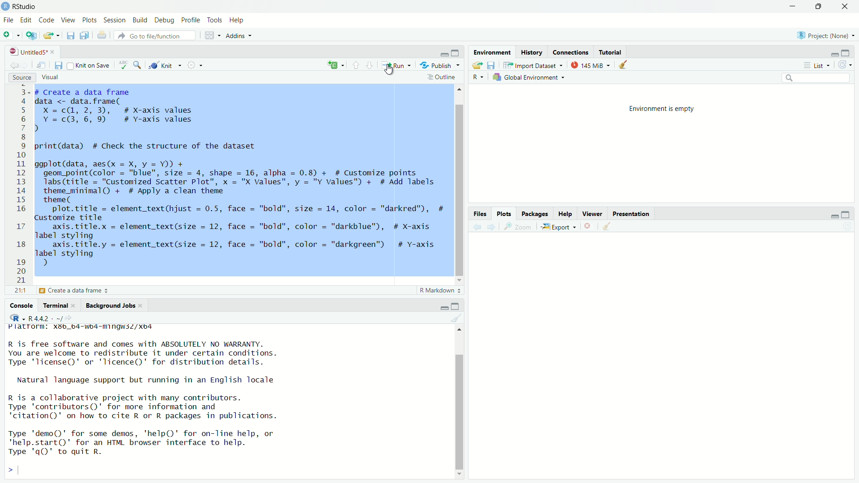 Image resolution: width=859 pixels, height=483 pixels. I want to click on Connections, so click(571, 53).